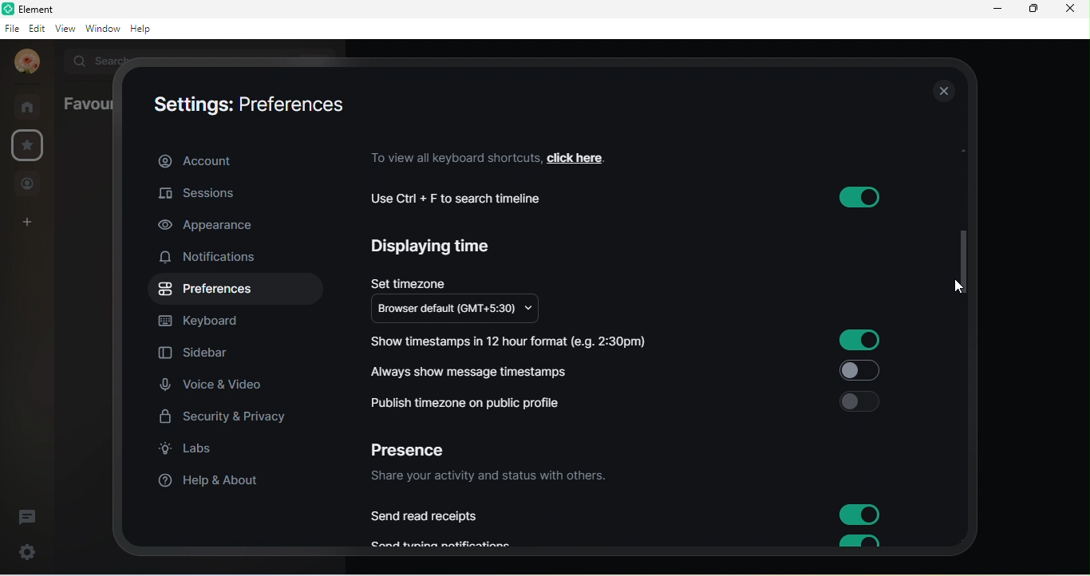 This screenshot has height=576, width=1090. What do you see at coordinates (225, 416) in the screenshot?
I see `security and privacy` at bounding box center [225, 416].